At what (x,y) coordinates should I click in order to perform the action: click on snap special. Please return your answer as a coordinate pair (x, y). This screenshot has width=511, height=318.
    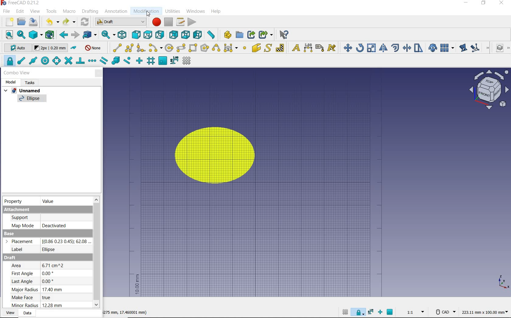
    Looking at the image, I should click on (115, 61).